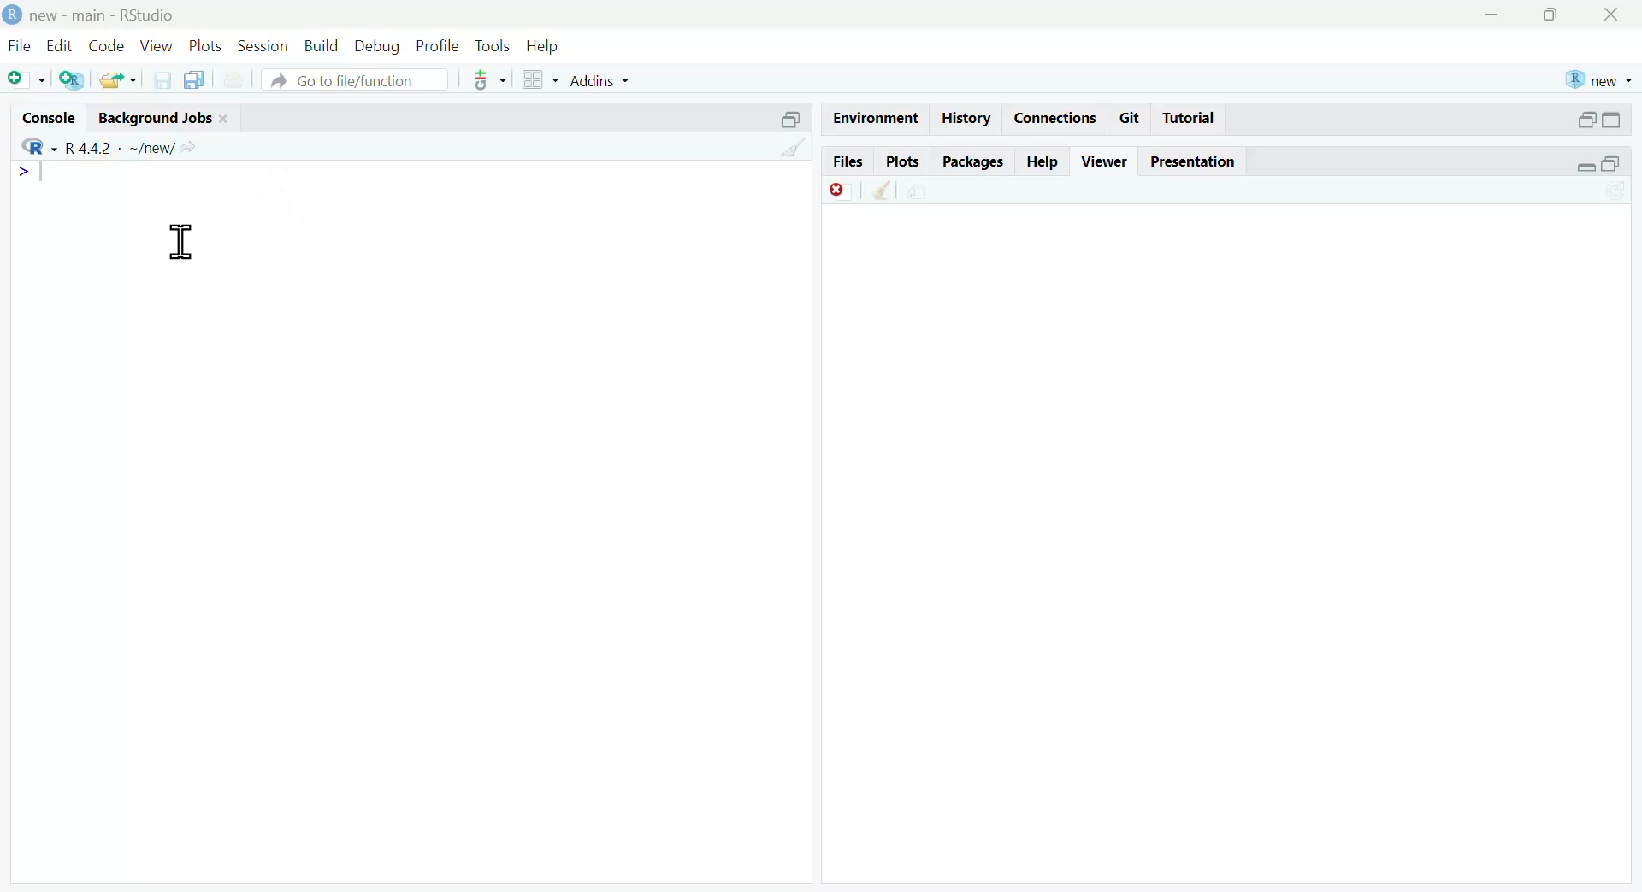 This screenshot has width=1642, height=892. What do you see at coordinates (347, 80) in the screenshot?
I see `A Go to file/function` at bounding box center [347, 80].